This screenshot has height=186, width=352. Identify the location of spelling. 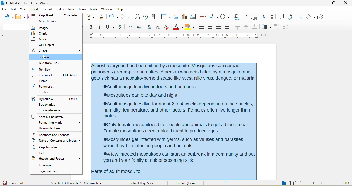
(146, 17).